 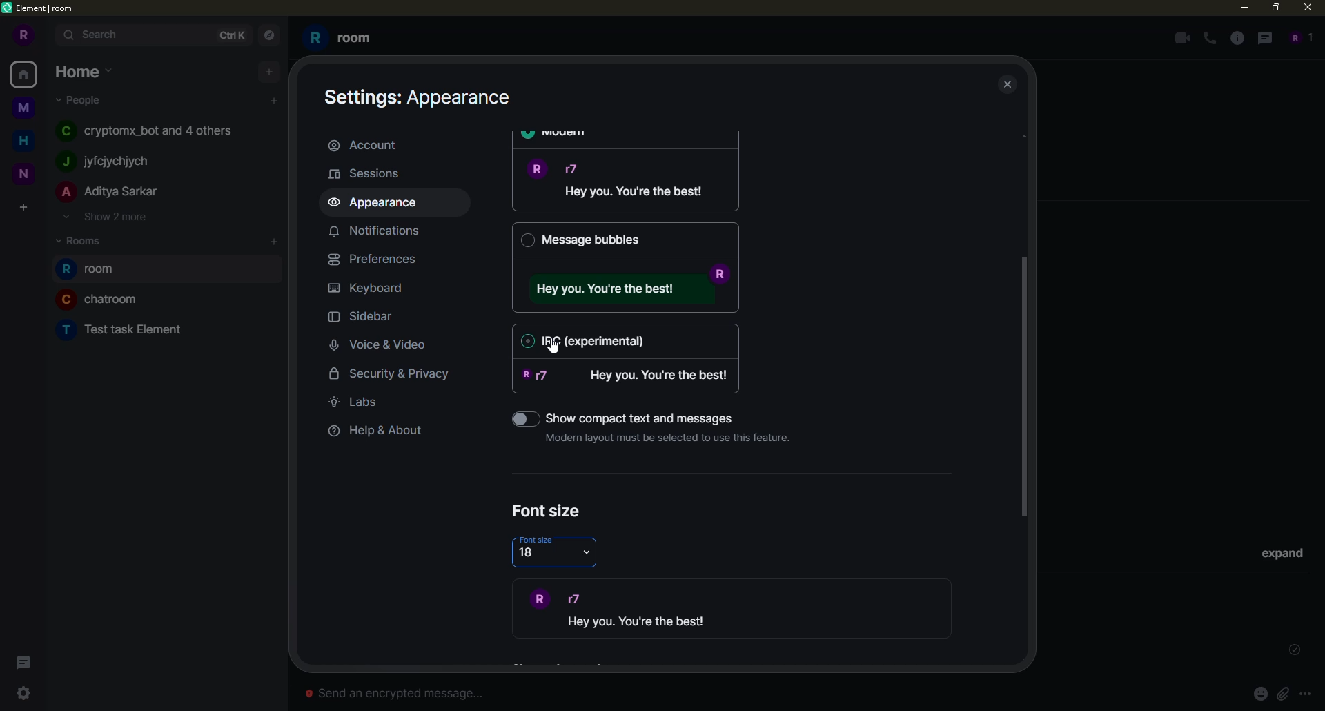 What do you see at coordinates (25, 108) in the screenshot?
I see `space` at bounding box center [25, 108].